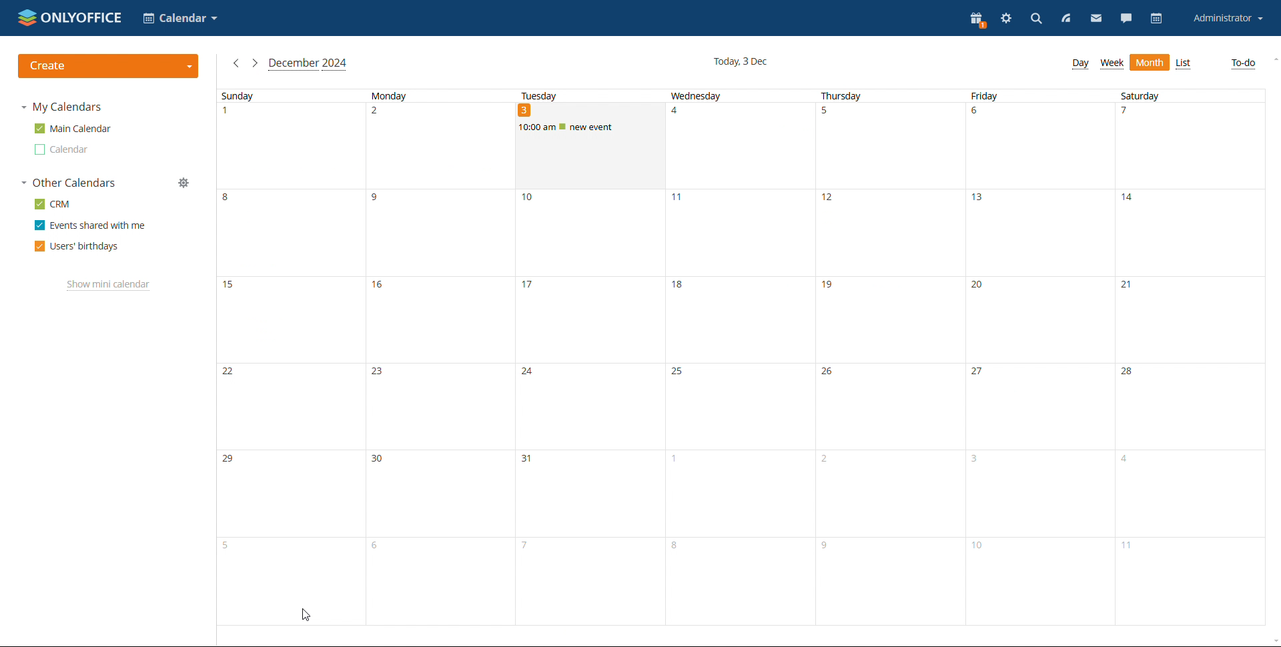 This screenshot has height=647, width=1281. Describe the element at coordinates (1039, 407) in the screenshot. I see `27` at that location.